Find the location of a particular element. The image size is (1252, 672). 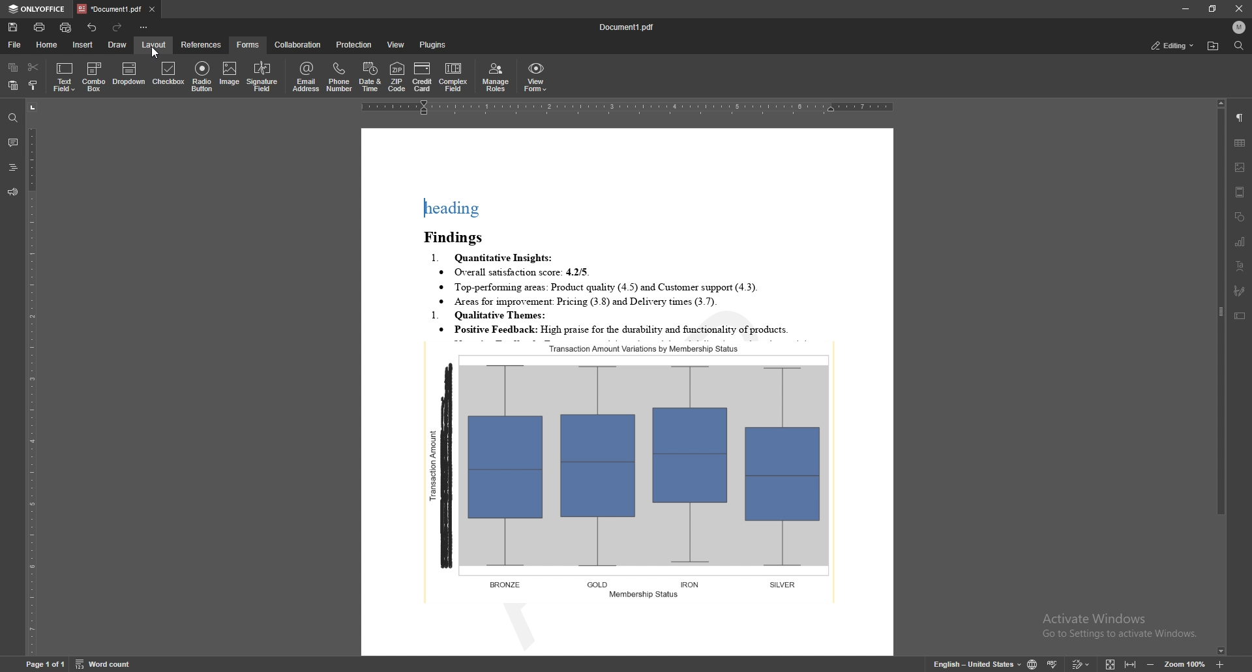

insert is located at coordinates (83, 45).